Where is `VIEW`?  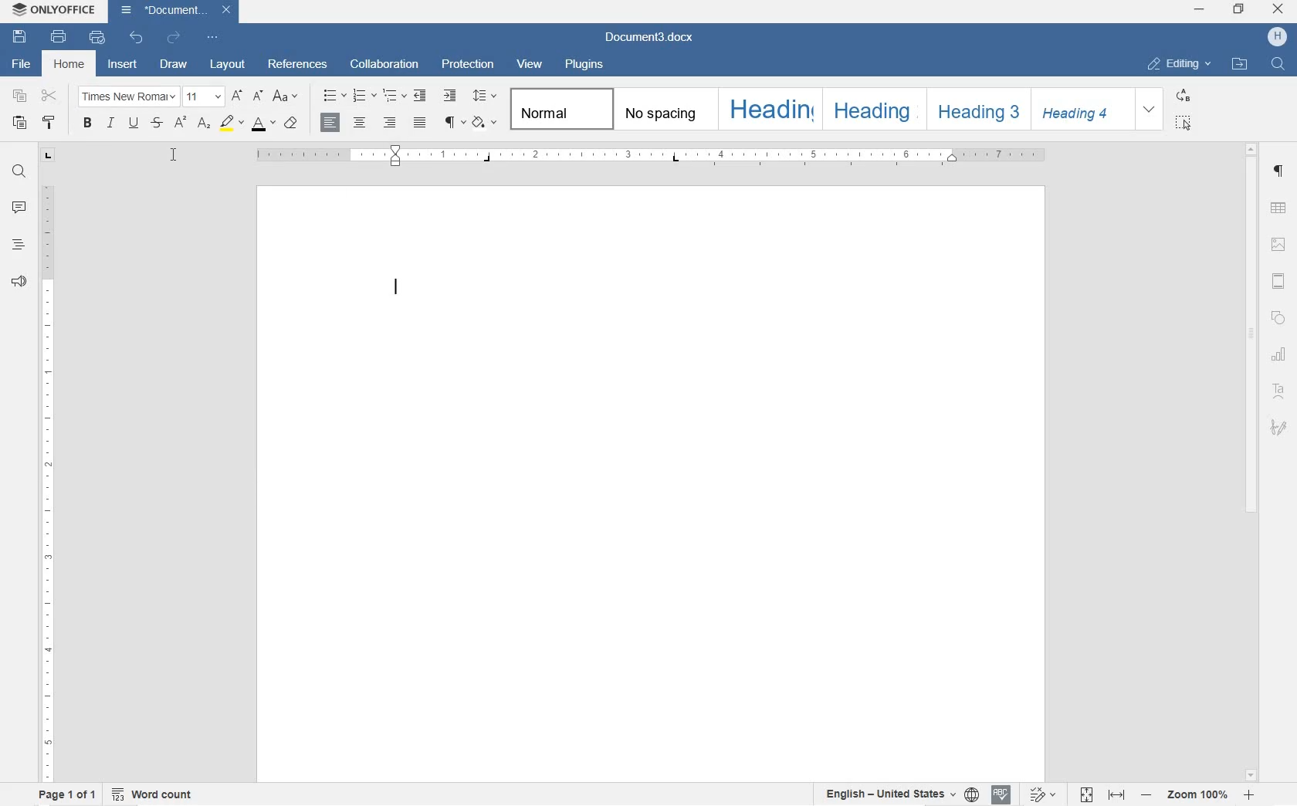
VIEW is located at coordinates (530, 64).